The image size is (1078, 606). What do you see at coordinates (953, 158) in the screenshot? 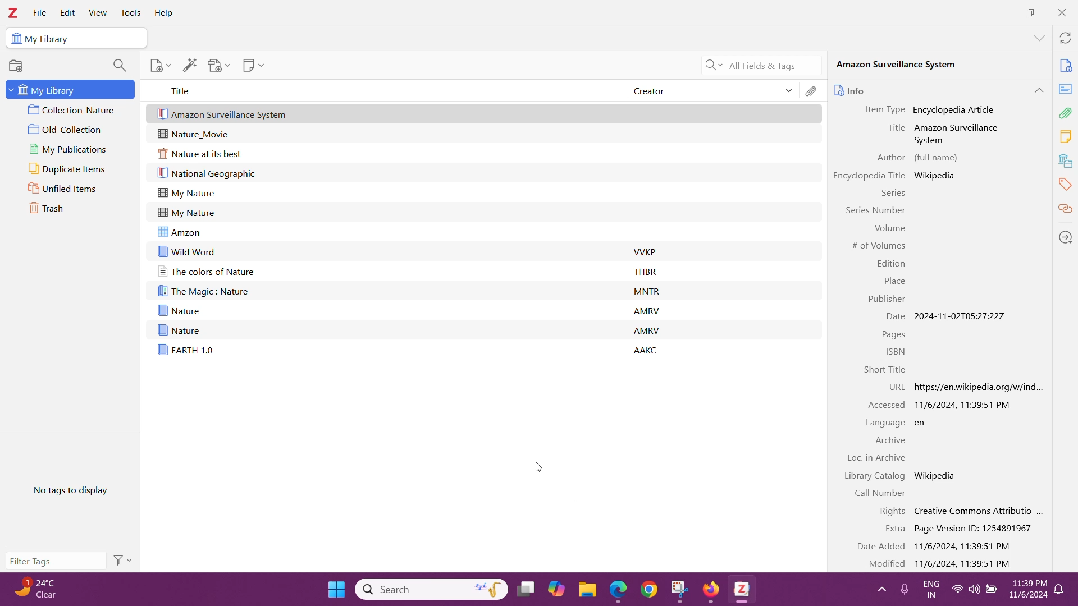
I see `Author full name` at bounding box center [953, 158].